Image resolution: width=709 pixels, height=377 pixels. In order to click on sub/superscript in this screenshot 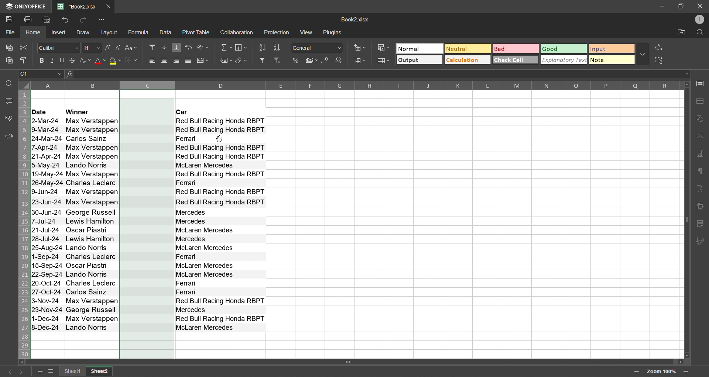, I will do `click(86, 61)`.